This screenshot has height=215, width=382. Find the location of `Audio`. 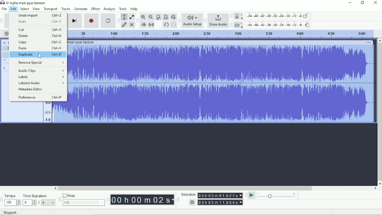

Audio is located at coordinates (221, 83).